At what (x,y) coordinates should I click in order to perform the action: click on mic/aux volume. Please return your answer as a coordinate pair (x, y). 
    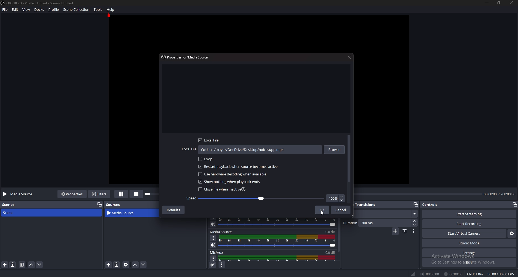
    Looking at the image, I should click on (278, 258).